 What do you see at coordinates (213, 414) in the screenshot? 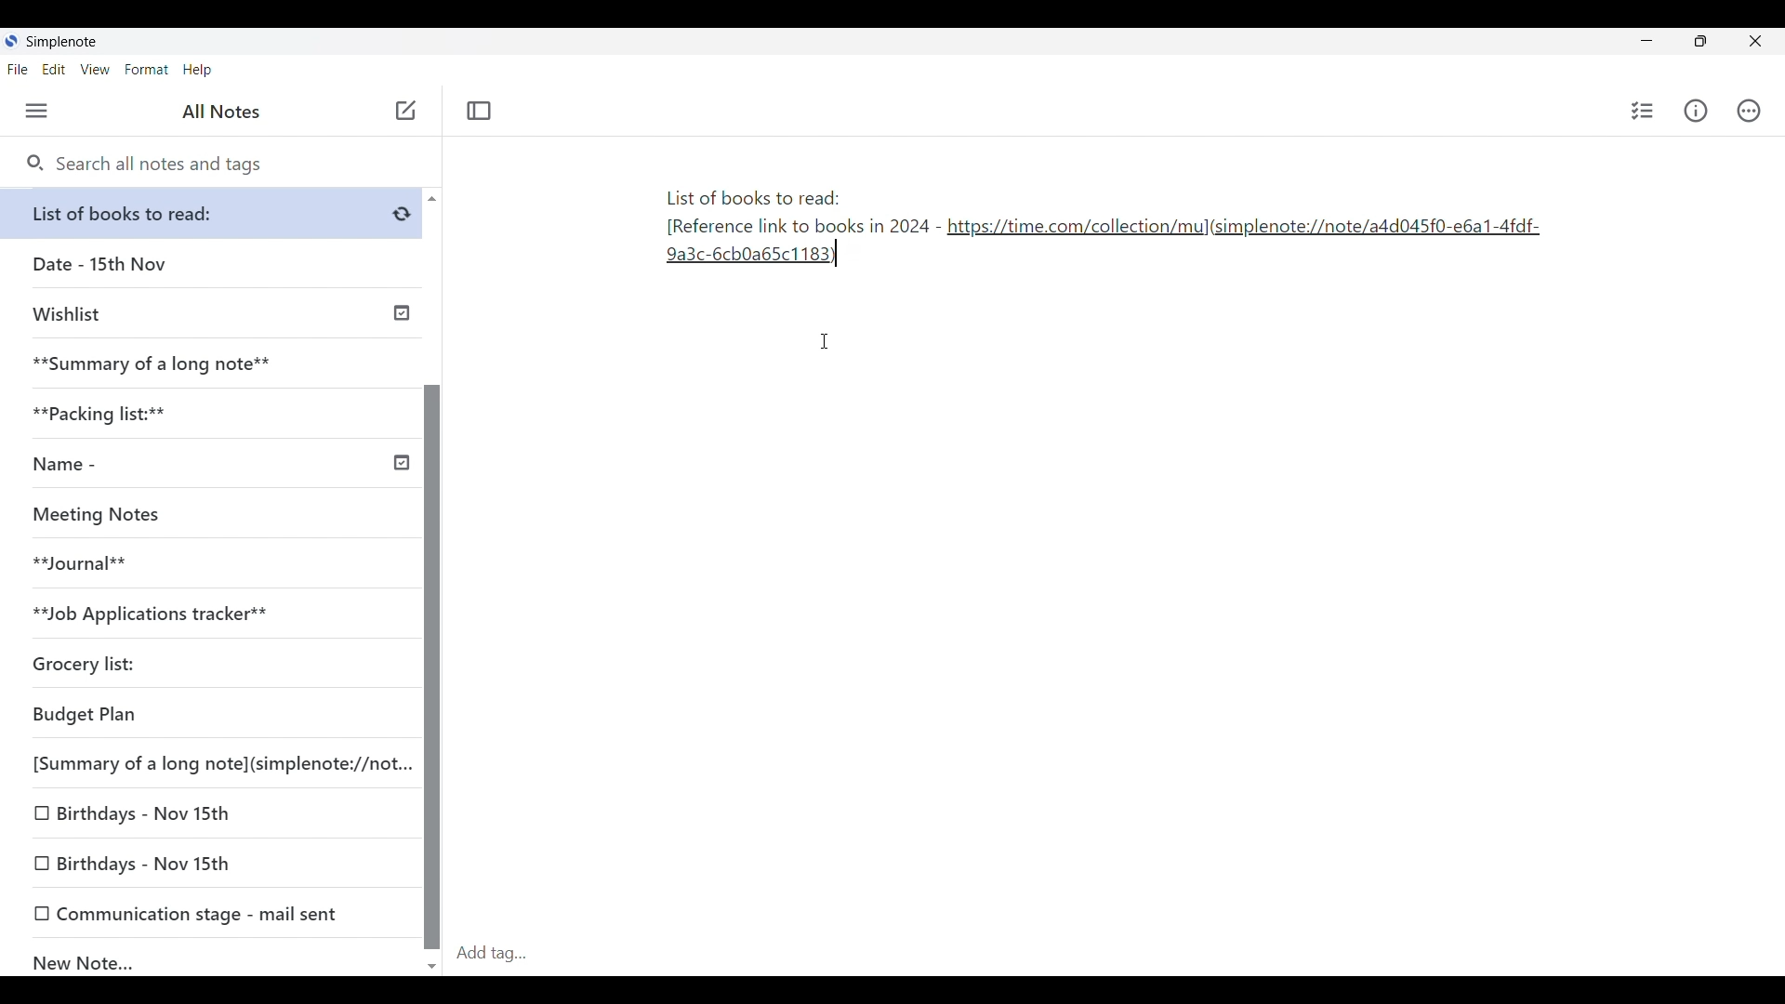
I see `**Packing list:**` at bounding box center [213, 414].